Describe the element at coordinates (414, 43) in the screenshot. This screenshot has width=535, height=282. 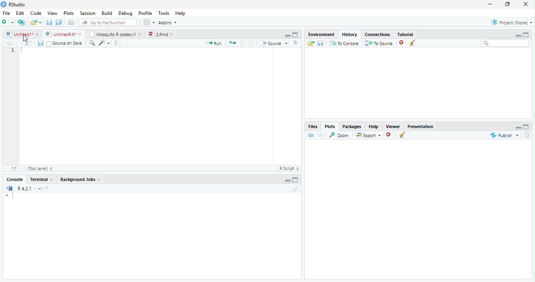
I see `Clear` at that location.